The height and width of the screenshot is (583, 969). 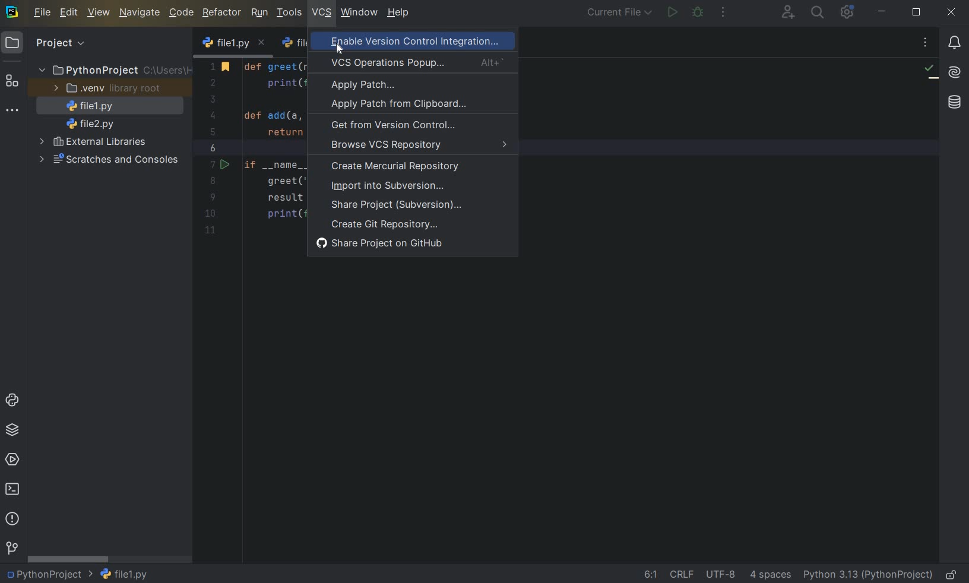 I want to click on code, so click(x=182, y=13).